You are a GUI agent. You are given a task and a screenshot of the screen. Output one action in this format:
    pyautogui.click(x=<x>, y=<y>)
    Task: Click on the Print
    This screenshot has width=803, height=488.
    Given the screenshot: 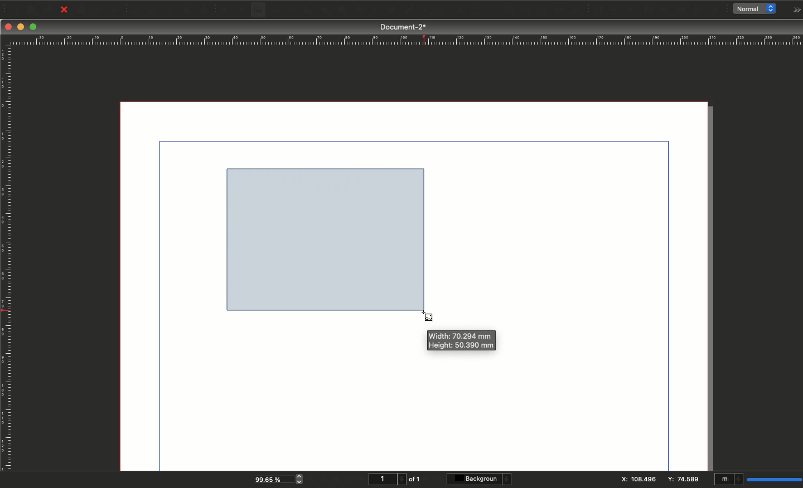 What is the action you would take?
    pyautogui.click(x=81, y=10)
    